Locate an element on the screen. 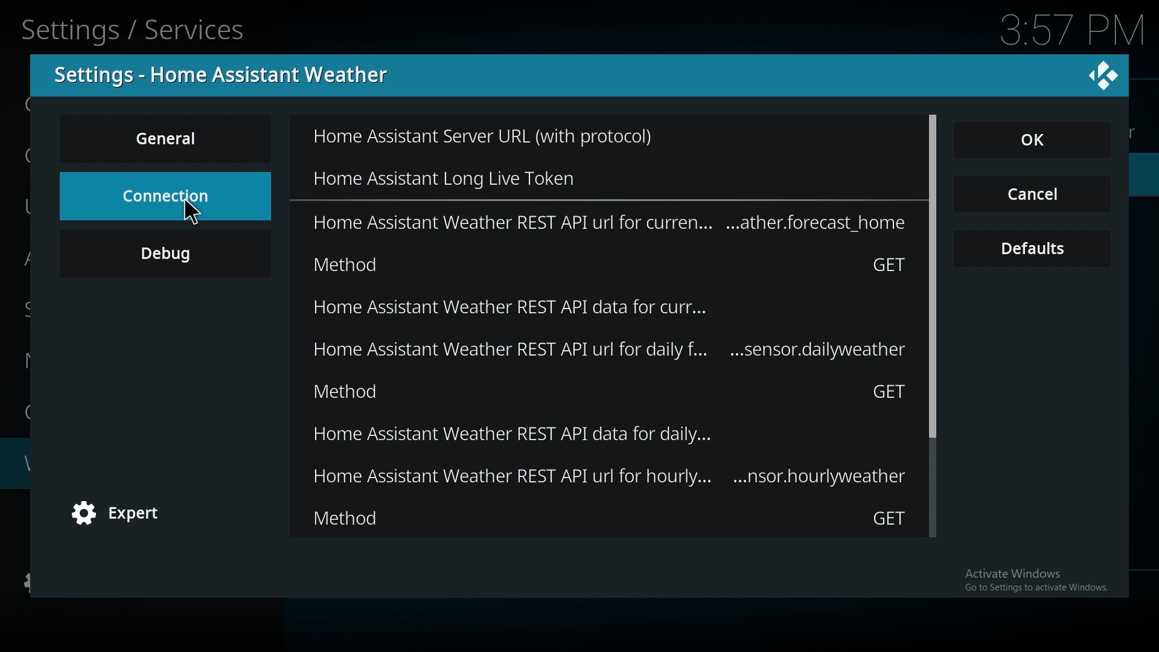 The width and height of the screenshot is (1159, 652). close is located at coordinates (1103, 74).